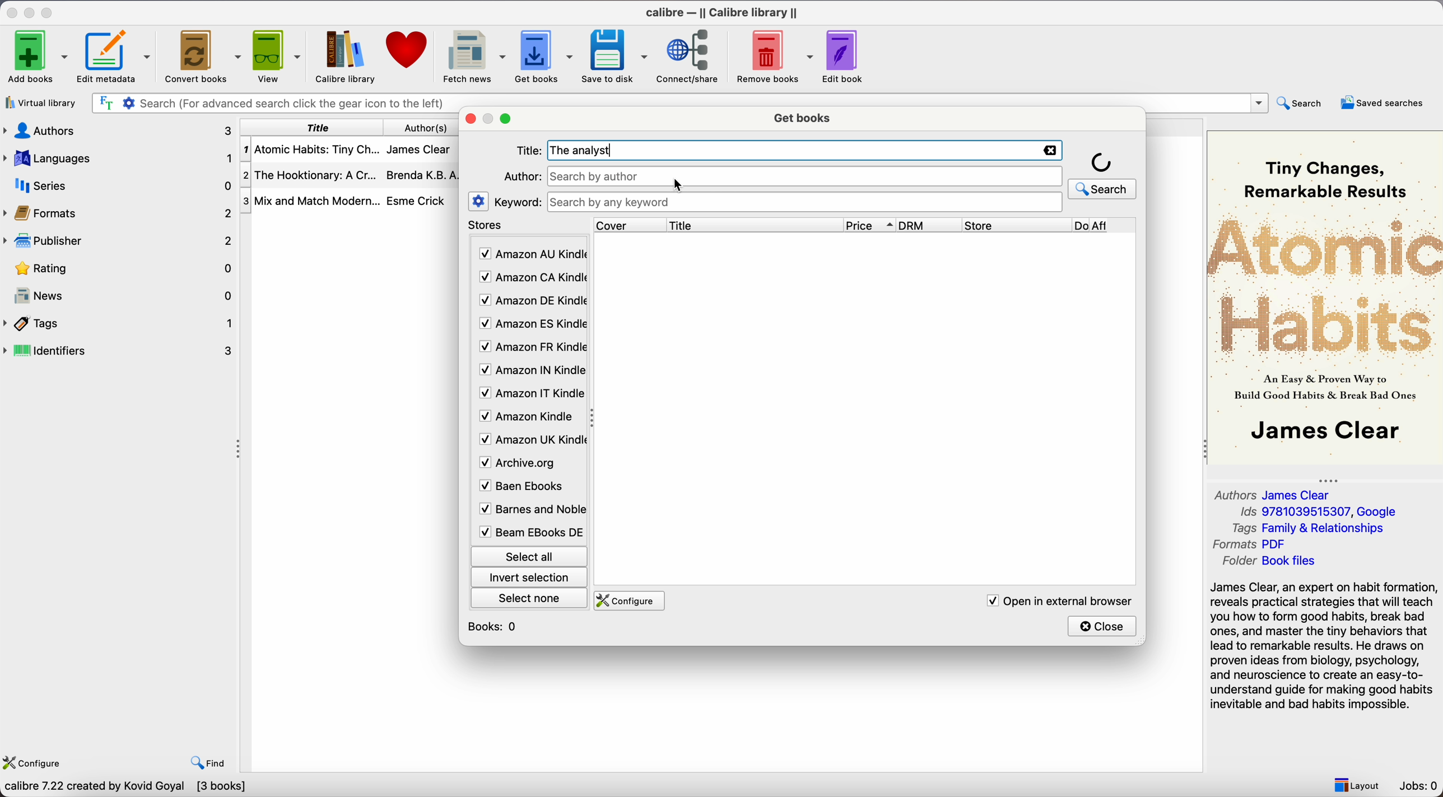  Describe the element at coordinates (471, 55) in the screenshot. I see `fetch news` at that location.